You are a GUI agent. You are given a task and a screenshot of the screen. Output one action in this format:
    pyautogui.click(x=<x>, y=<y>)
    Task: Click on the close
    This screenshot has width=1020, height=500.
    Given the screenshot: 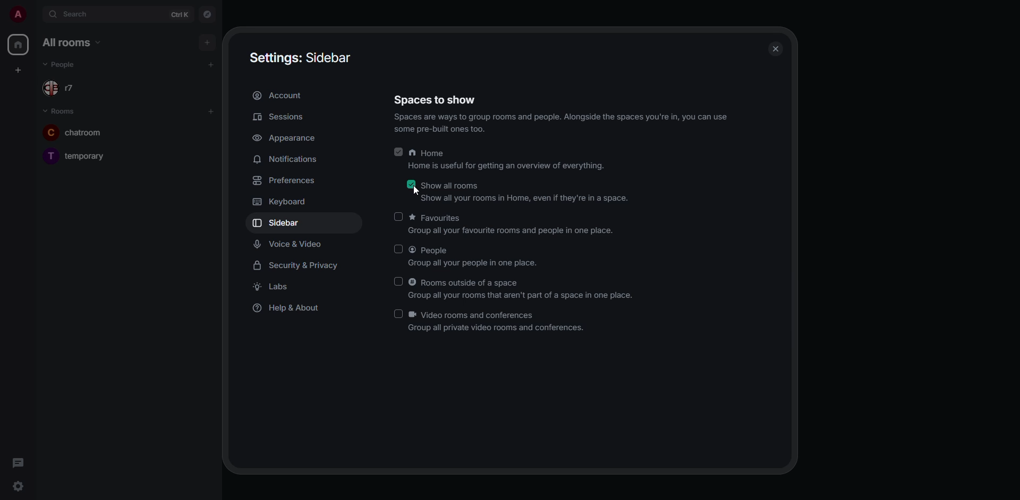 What is the action you would take?
    pyautogui.click(x=773, y=50)
    